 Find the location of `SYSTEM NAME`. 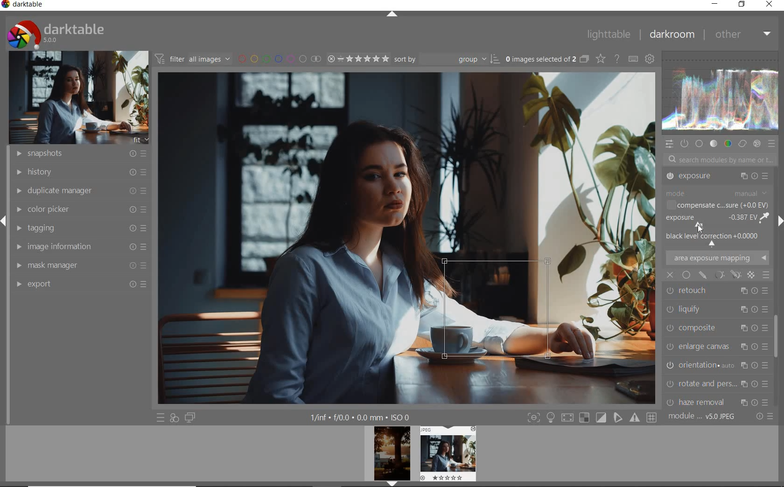

SYSTEM NAME is located at coordinates (23, 6).